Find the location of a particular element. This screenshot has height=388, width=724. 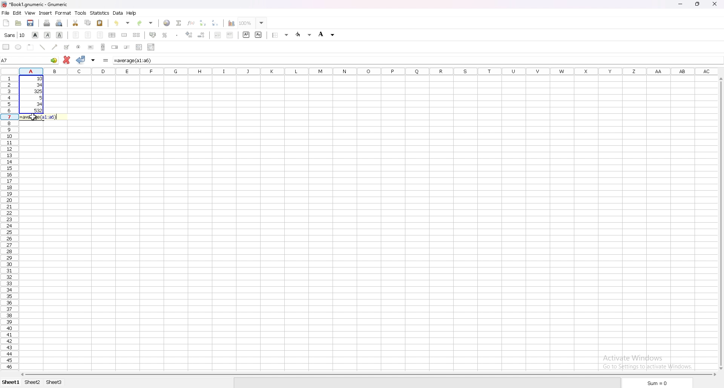

sheet 2 is located at coordinates (32, 382).